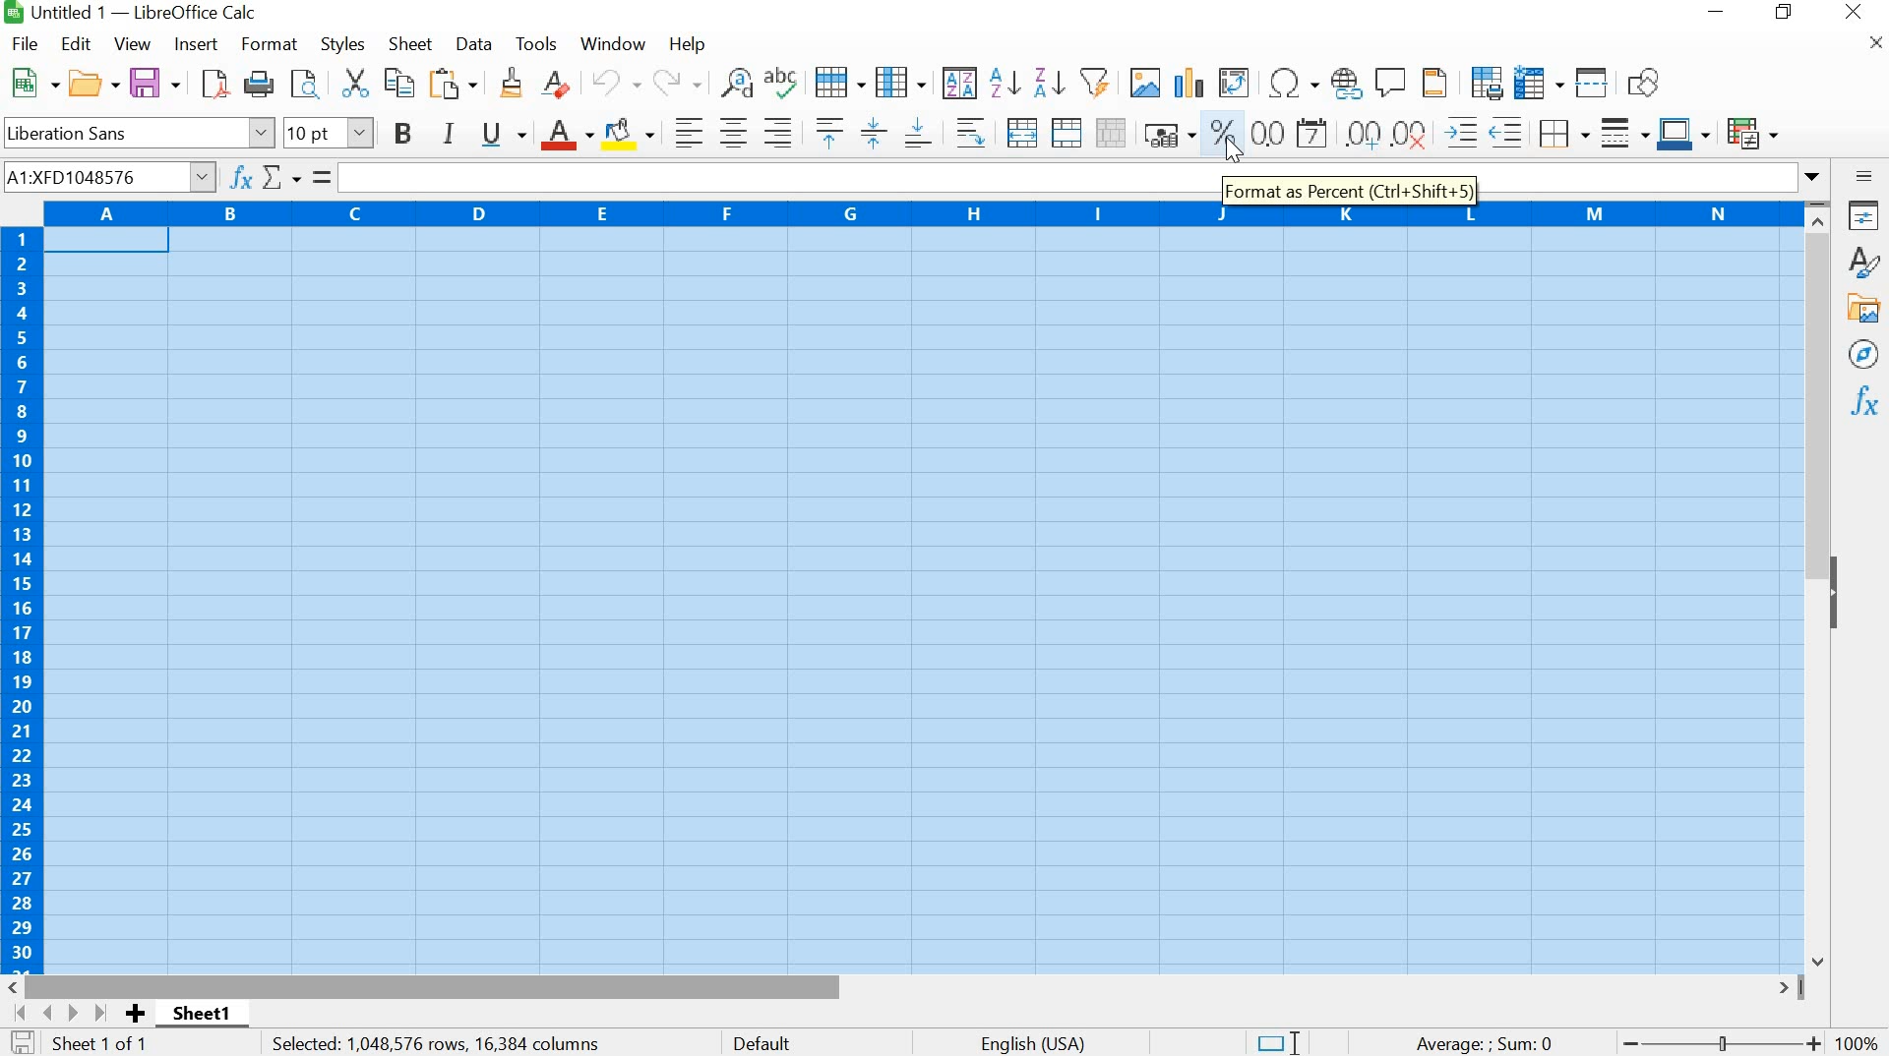  What do you see at coordinates (281, 178) in the screenshot?
I see `Select Function` at bounding box center [281, 178].